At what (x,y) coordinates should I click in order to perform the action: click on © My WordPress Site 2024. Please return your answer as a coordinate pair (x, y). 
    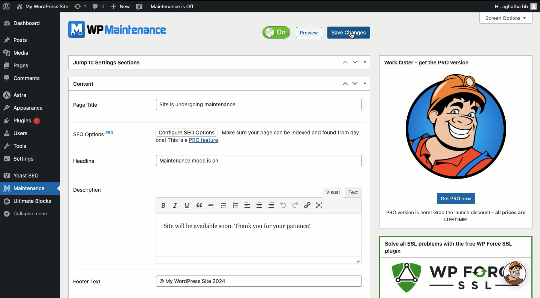
    Looking at the image, I should click on (259, 281).